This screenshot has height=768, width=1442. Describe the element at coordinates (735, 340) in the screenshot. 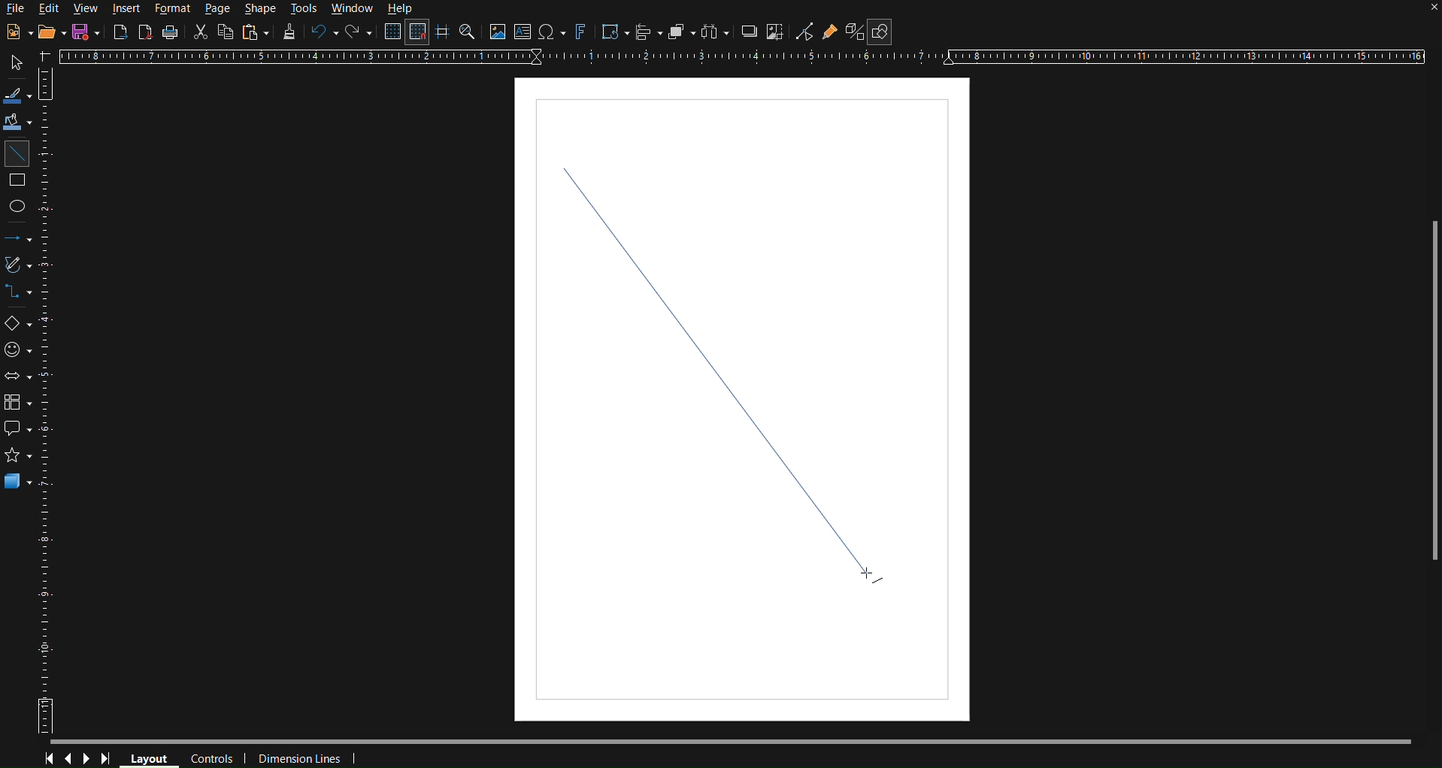

I see `Line (dragged)` at that location.